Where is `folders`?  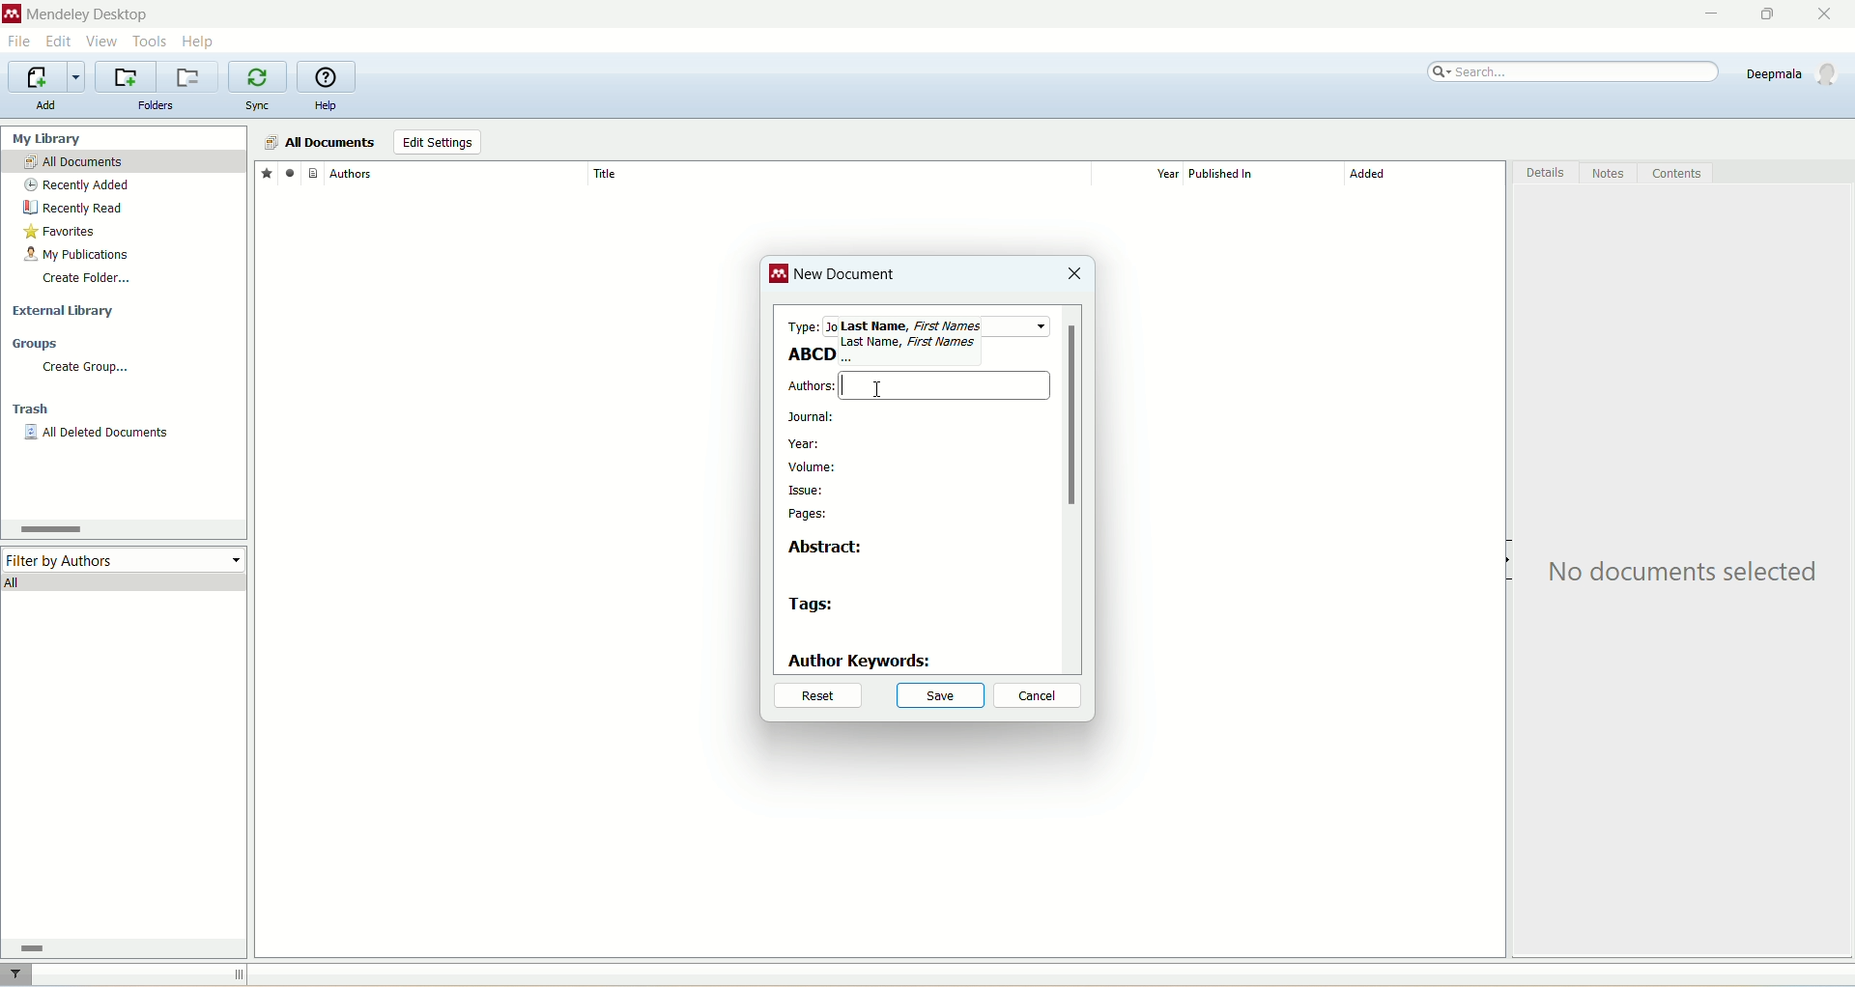 folders is located at coordinates (157, 106).